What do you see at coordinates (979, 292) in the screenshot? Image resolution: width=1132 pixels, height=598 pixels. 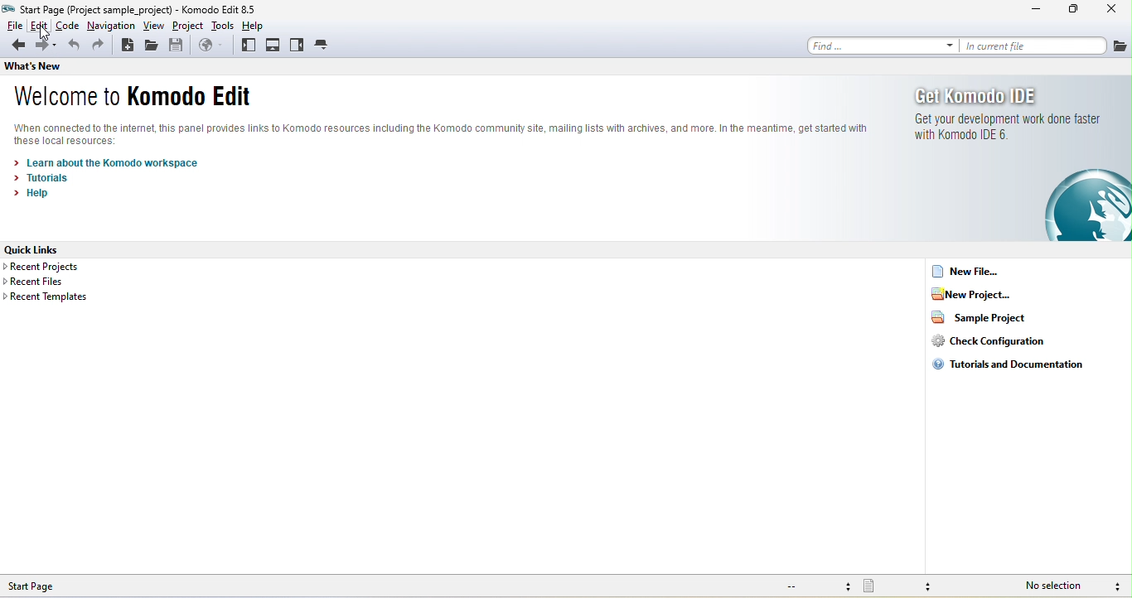 I see `new project` at bounding box center [979, 292].